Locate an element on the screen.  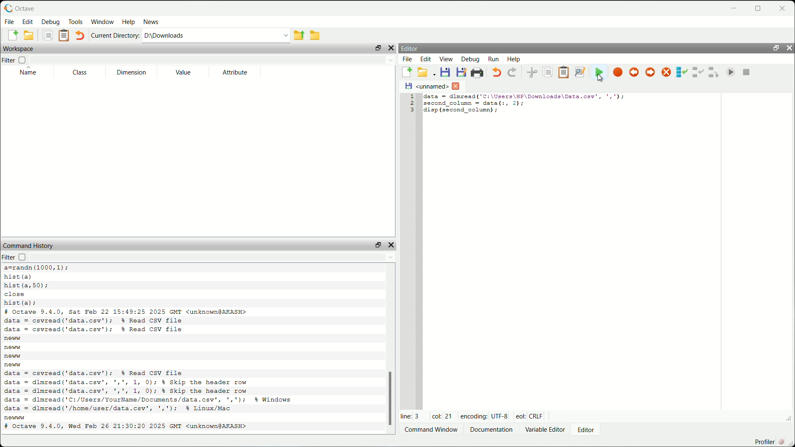
run is located at coordinates (492, 59).